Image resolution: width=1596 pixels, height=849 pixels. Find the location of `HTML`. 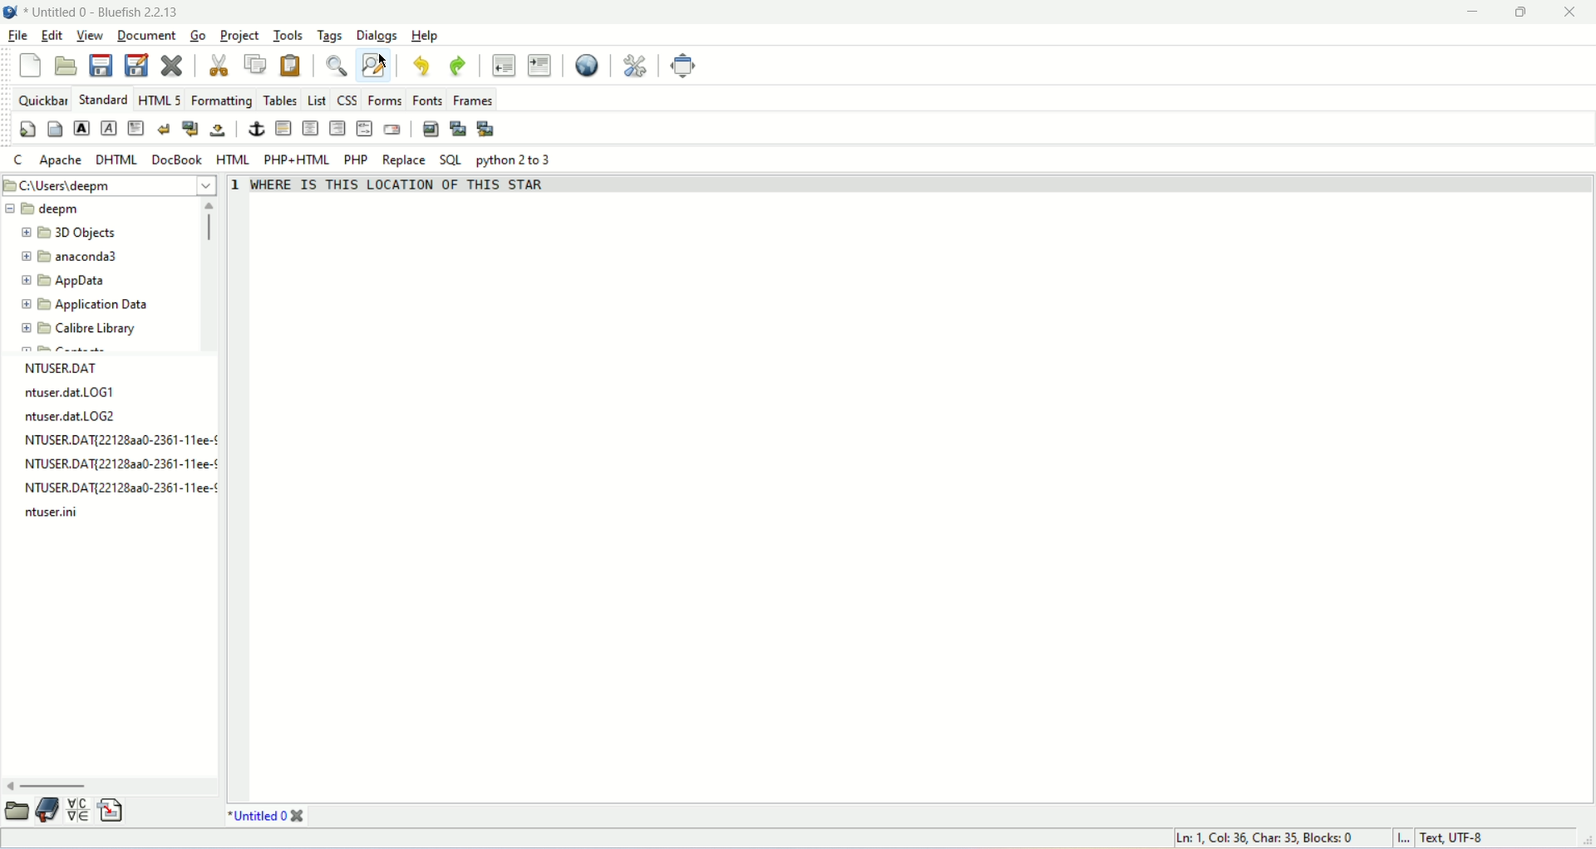

HTML is located at coordinates (235, 159).